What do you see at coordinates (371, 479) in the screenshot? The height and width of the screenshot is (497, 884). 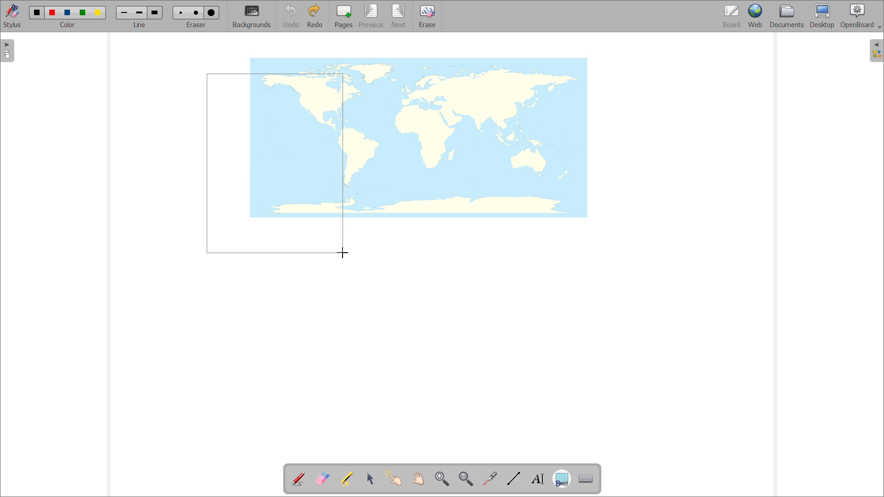 I see `select and modify objects` at bounding box center [371, 479].